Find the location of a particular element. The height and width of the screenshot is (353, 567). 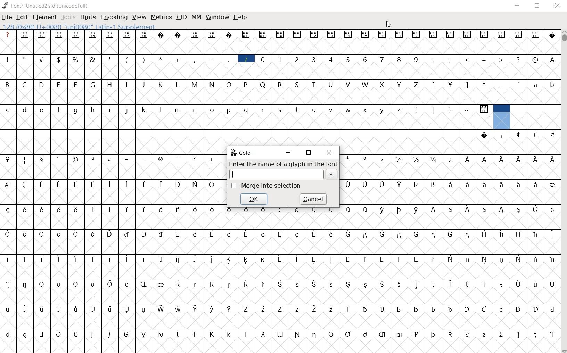

Symbol is located at coordinates (484, 334).